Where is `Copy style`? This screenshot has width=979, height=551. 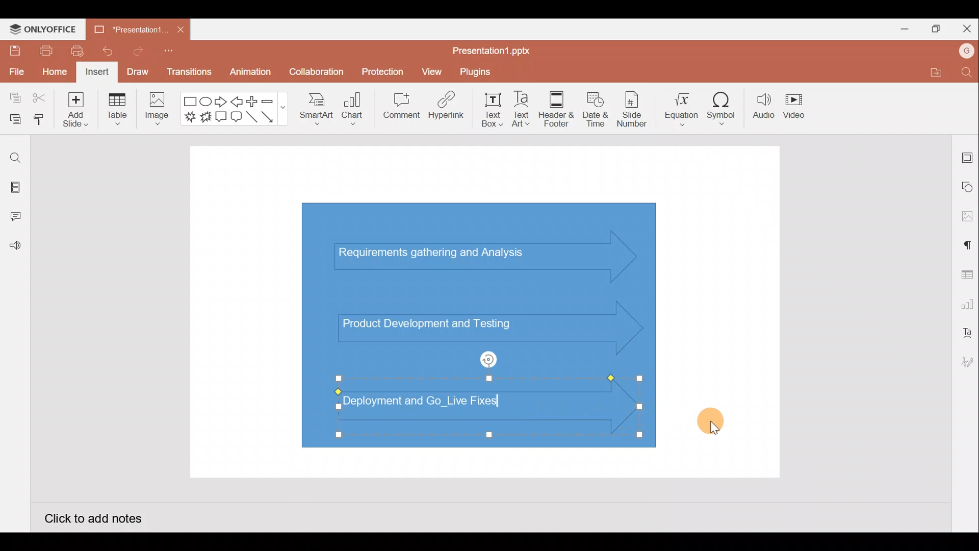 Copy style is located at coordinates (40, 121).